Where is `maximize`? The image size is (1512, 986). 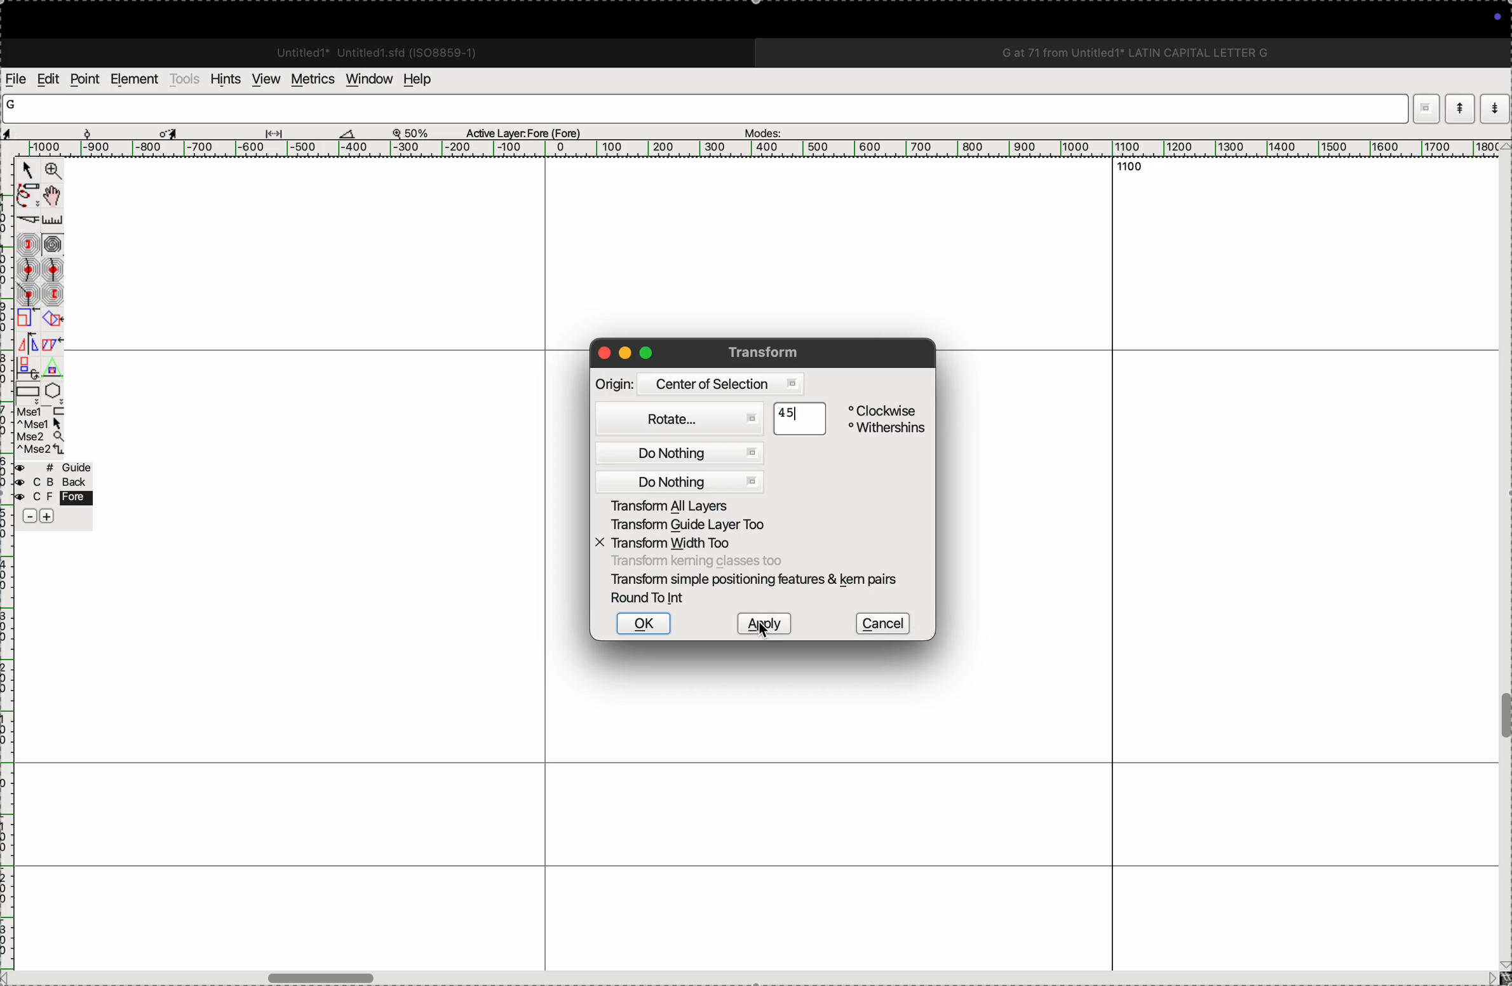
maximize is located at coordinates (651, 354).